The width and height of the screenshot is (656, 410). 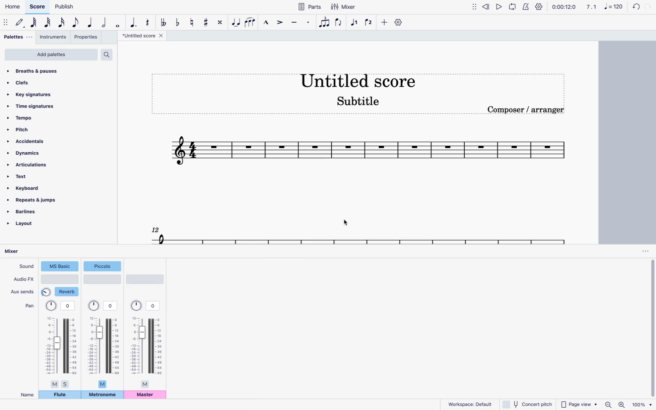 What do you see at coordinates (105, 345) in the screenshot?
I see `pan` at bounding box center [105, 345].